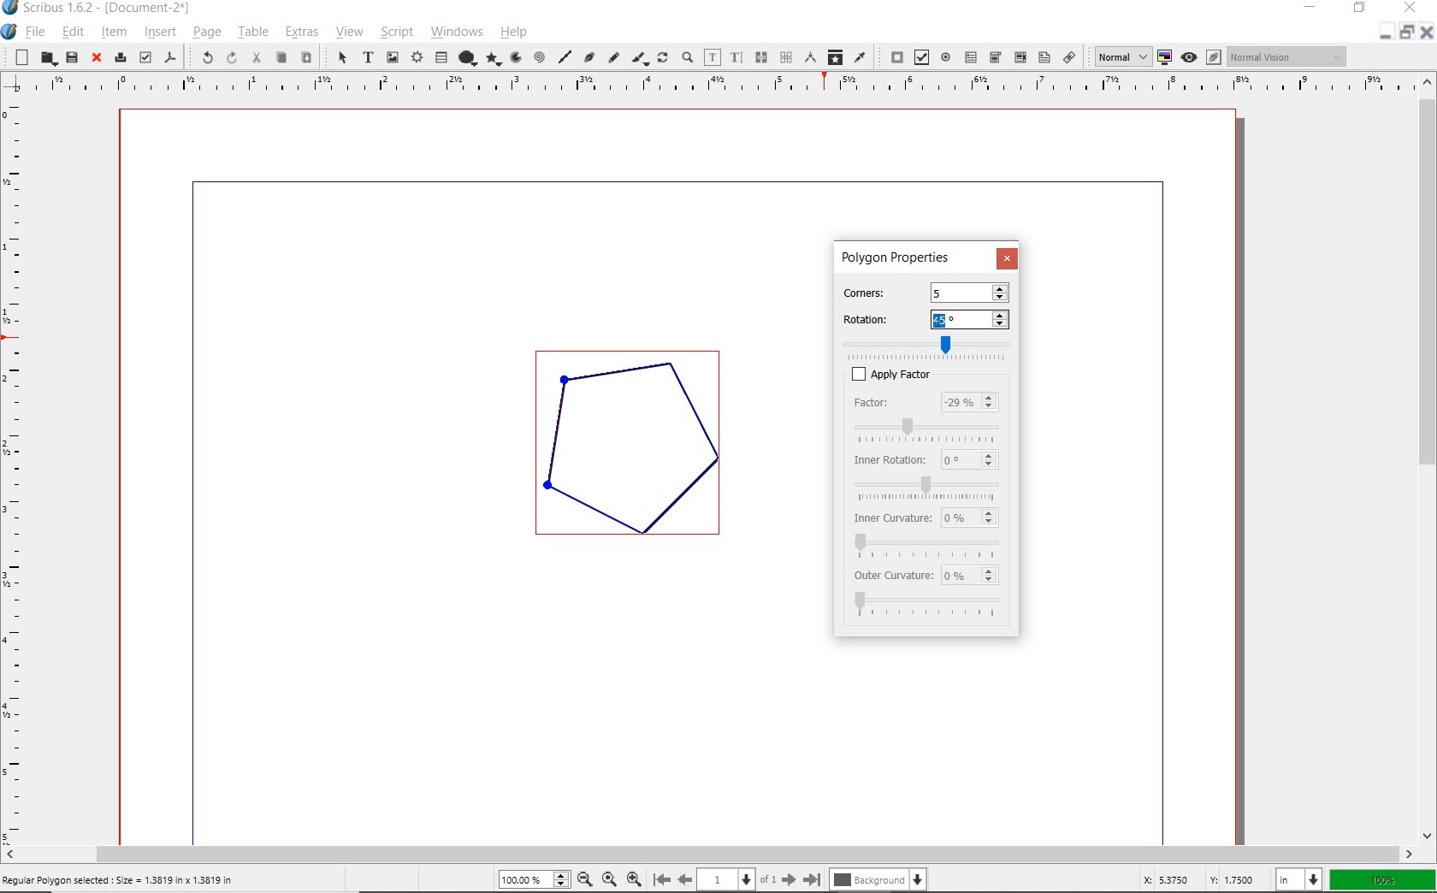 The height and width of the screenshot is (893, 1437). What do you see at coordinates (1297, 878) in the screenshot?
I see `select unit` at bounding box center [1297, 878].